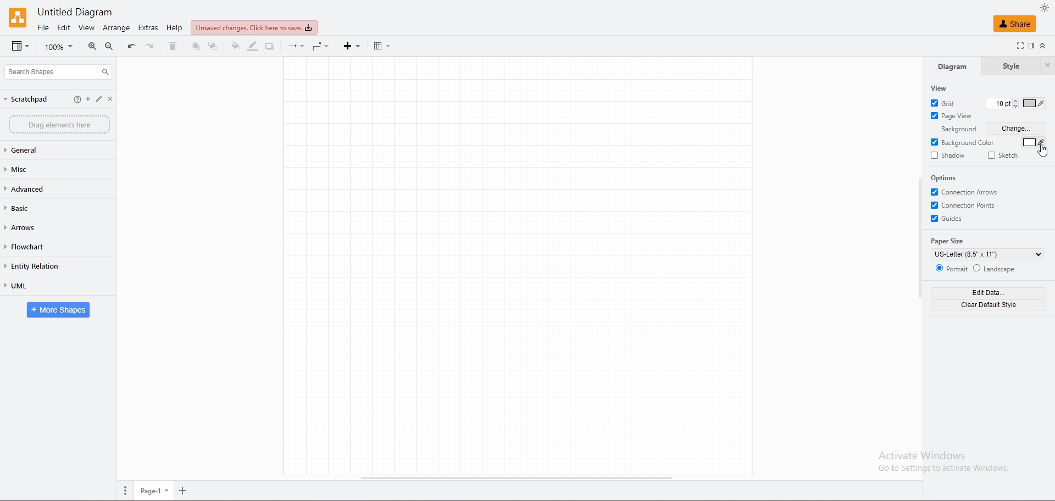 The height and width of the screenshot is (501, 1055). What do you see at coordinates (149, 27) in the screenshot?
I see `extras` at bounding box center [149, 27].